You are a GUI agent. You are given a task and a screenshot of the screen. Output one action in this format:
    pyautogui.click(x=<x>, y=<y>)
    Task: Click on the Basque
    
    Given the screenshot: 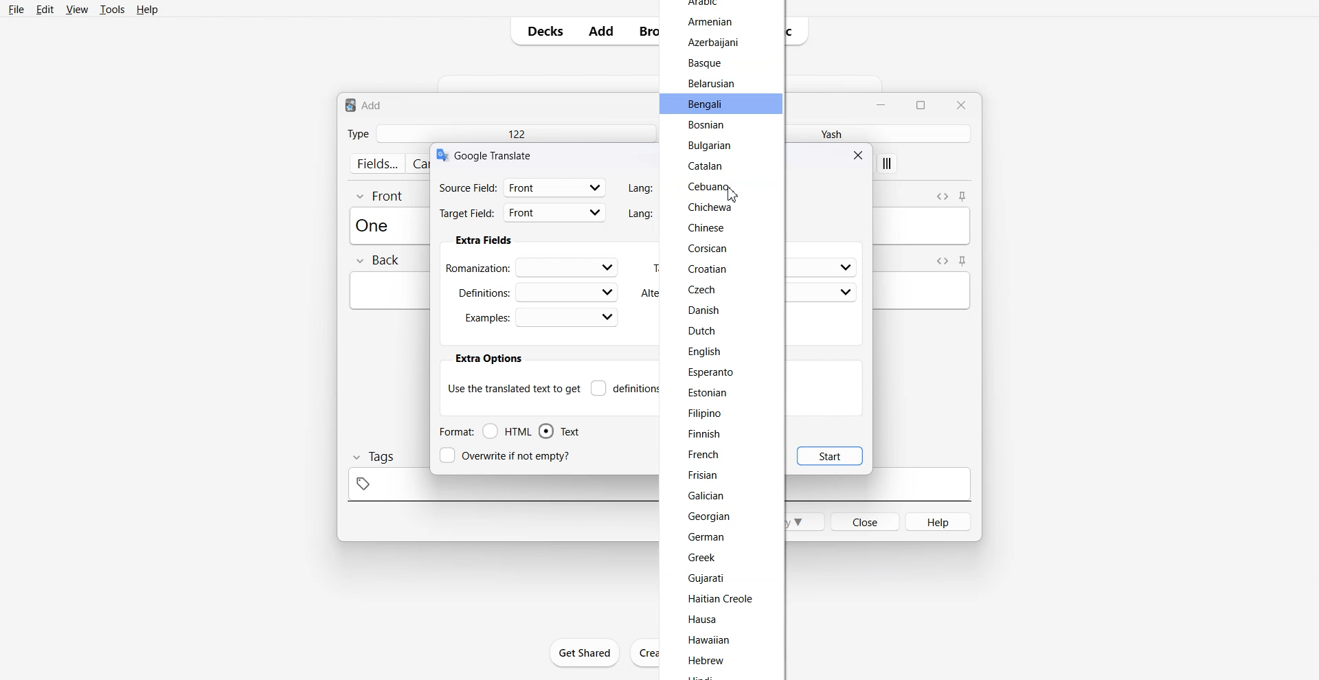 What is the action you would take?
    pyautogui.click(x=704, y=64)
    